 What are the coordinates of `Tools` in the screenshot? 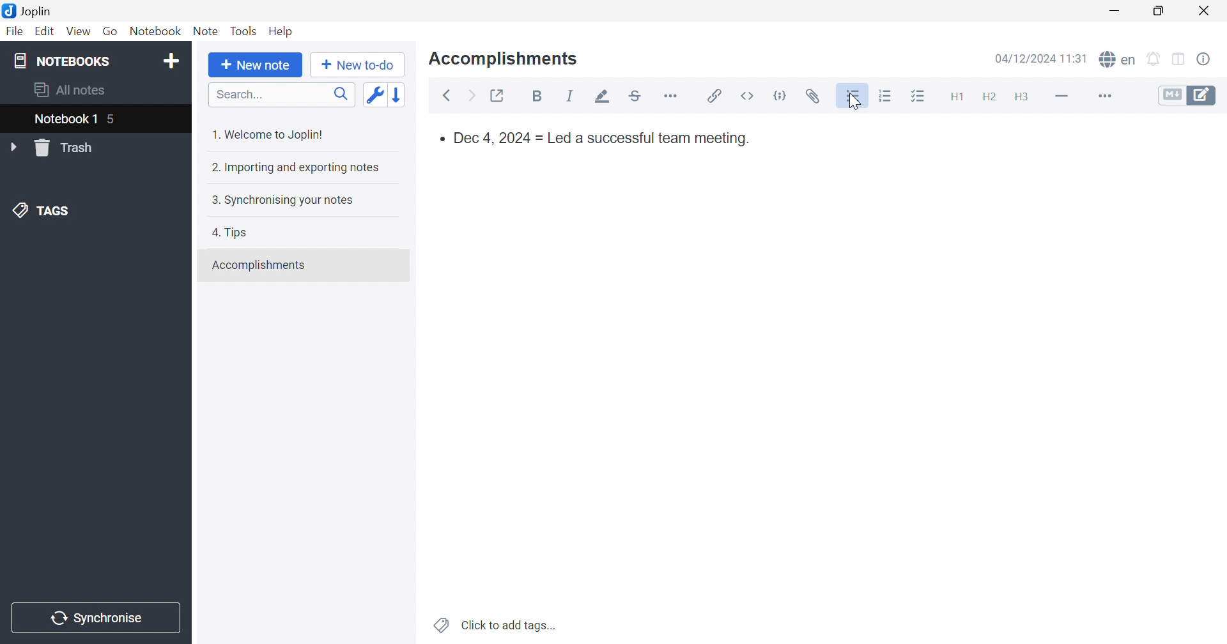 It's located at (243, 31).